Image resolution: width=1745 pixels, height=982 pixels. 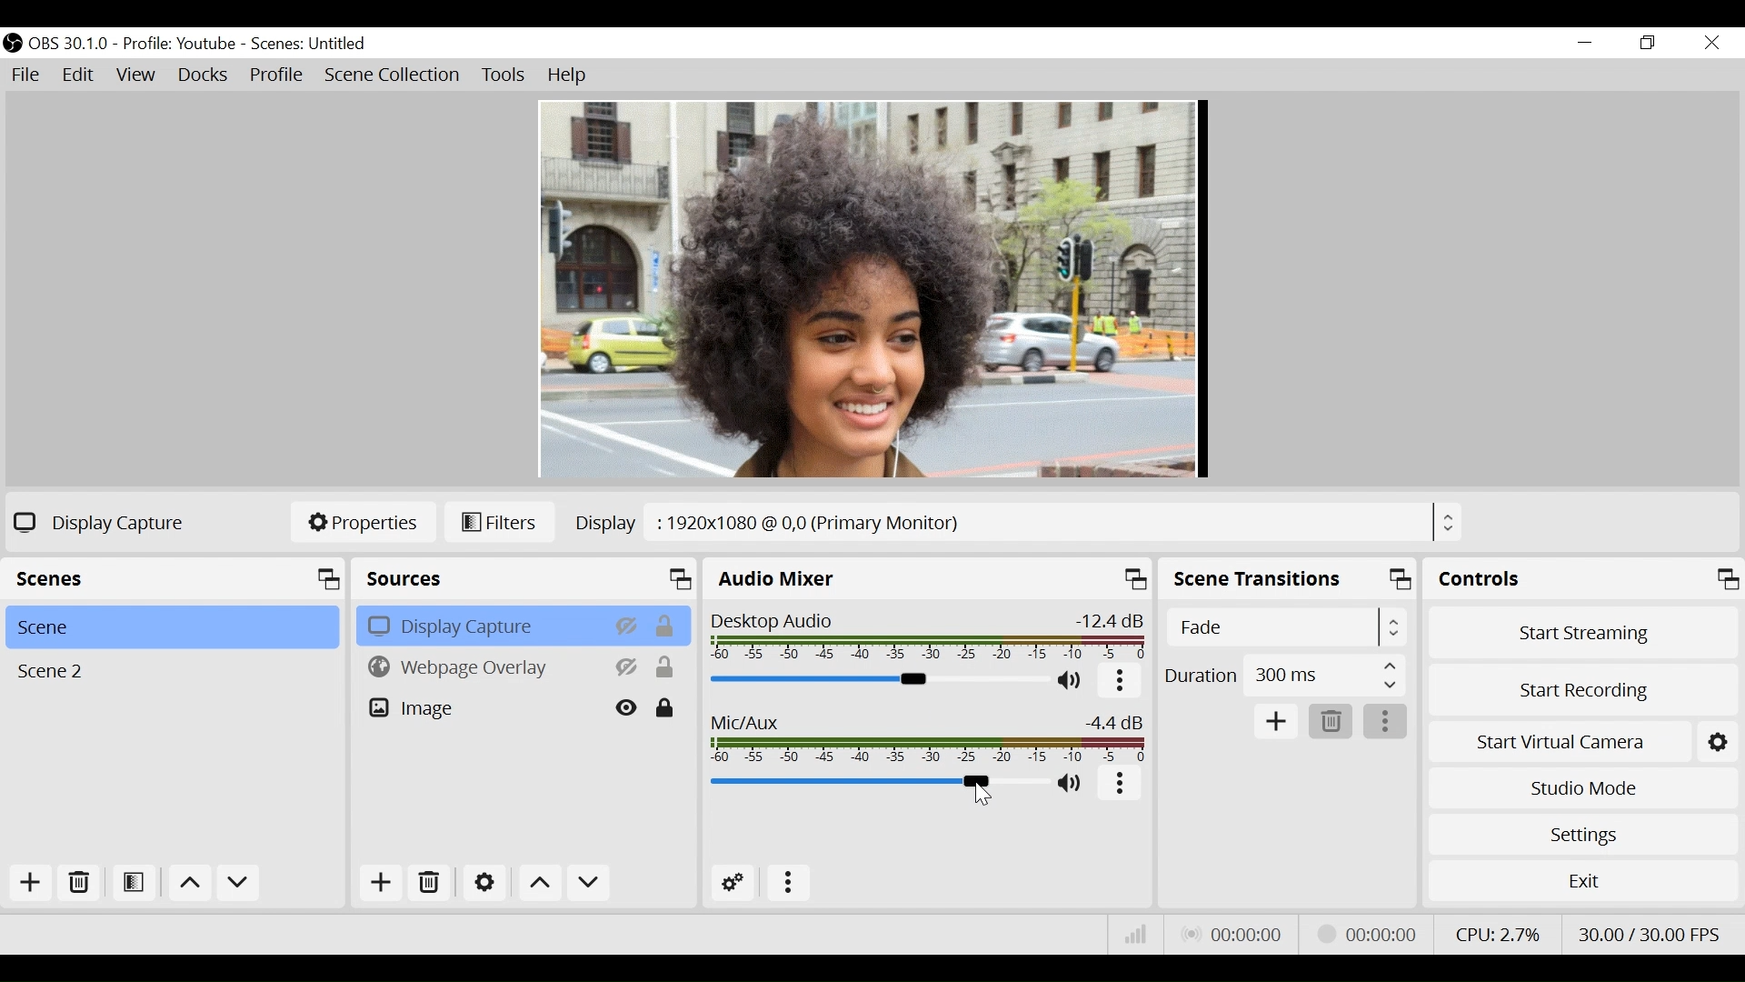 I want to click on Start Streaming, so click(x=1579, y=633).